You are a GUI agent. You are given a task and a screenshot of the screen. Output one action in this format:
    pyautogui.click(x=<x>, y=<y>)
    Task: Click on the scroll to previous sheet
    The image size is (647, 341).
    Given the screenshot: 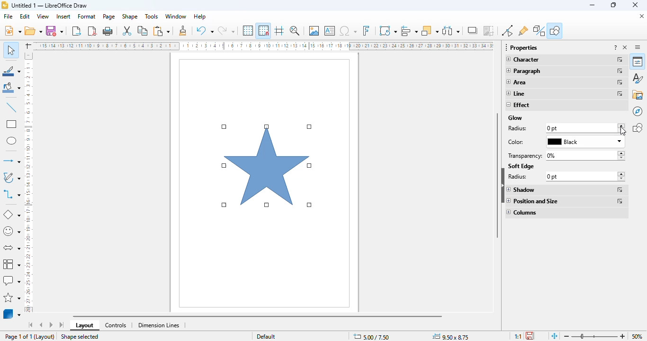 What is the action you would take?
    pyautogui.click(x=41, y=325)
    